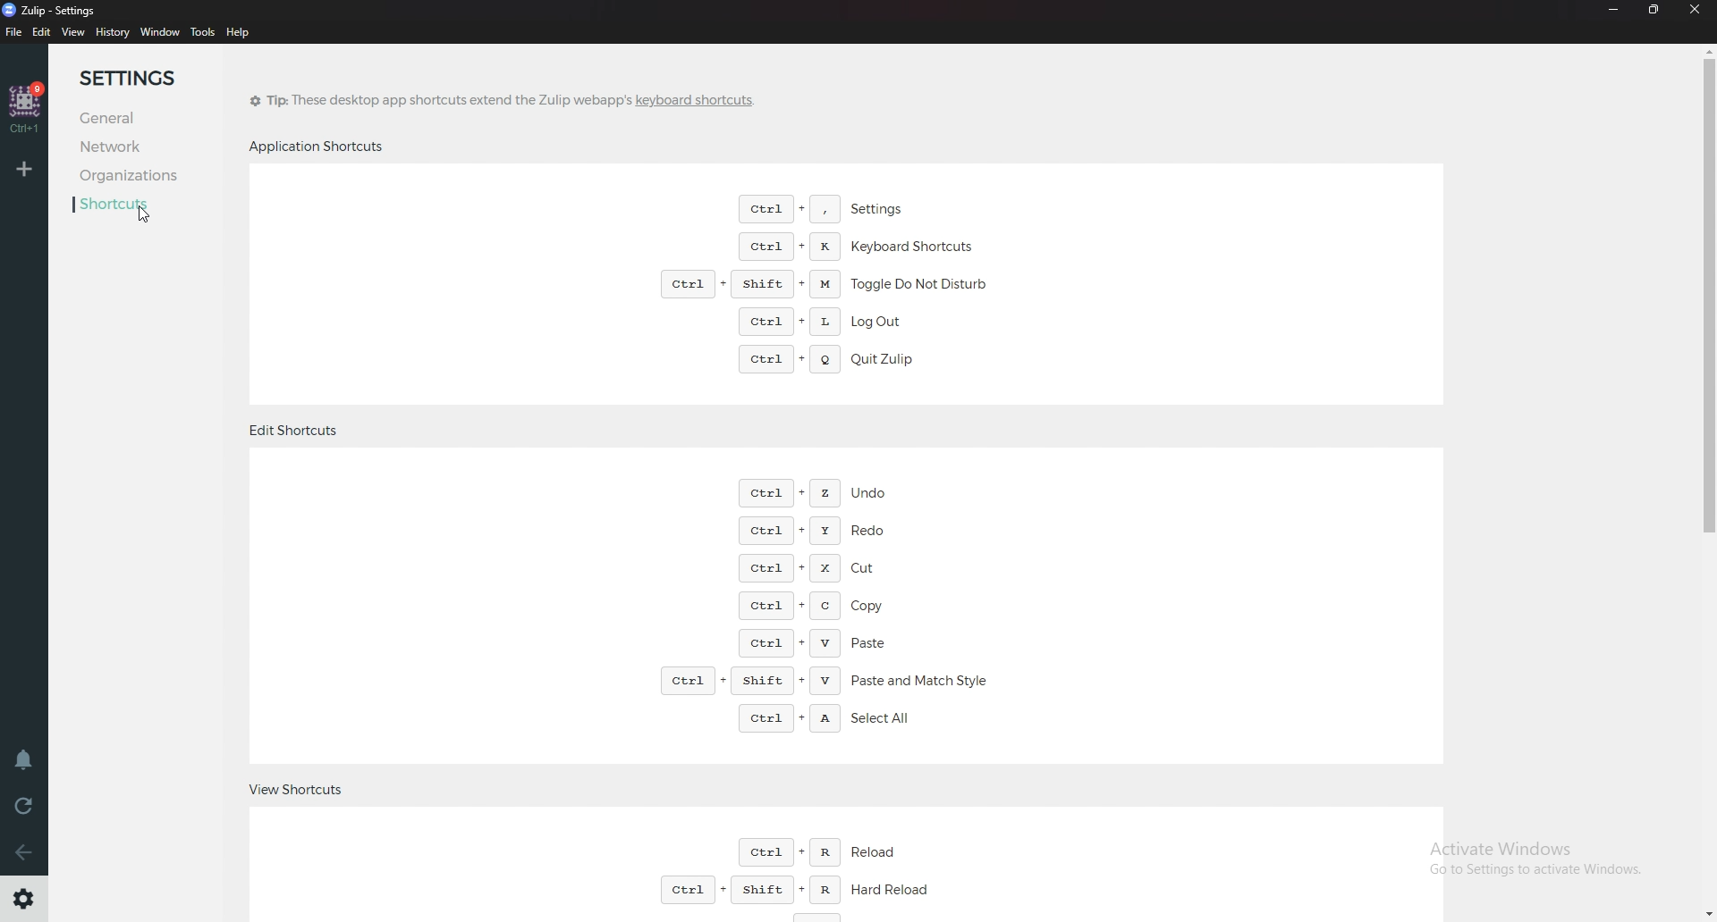 The image size is (1717, 922). What do you see at coordinates (25, 107) in the screenshot?
I see `home` at bounding box center [25, 107].